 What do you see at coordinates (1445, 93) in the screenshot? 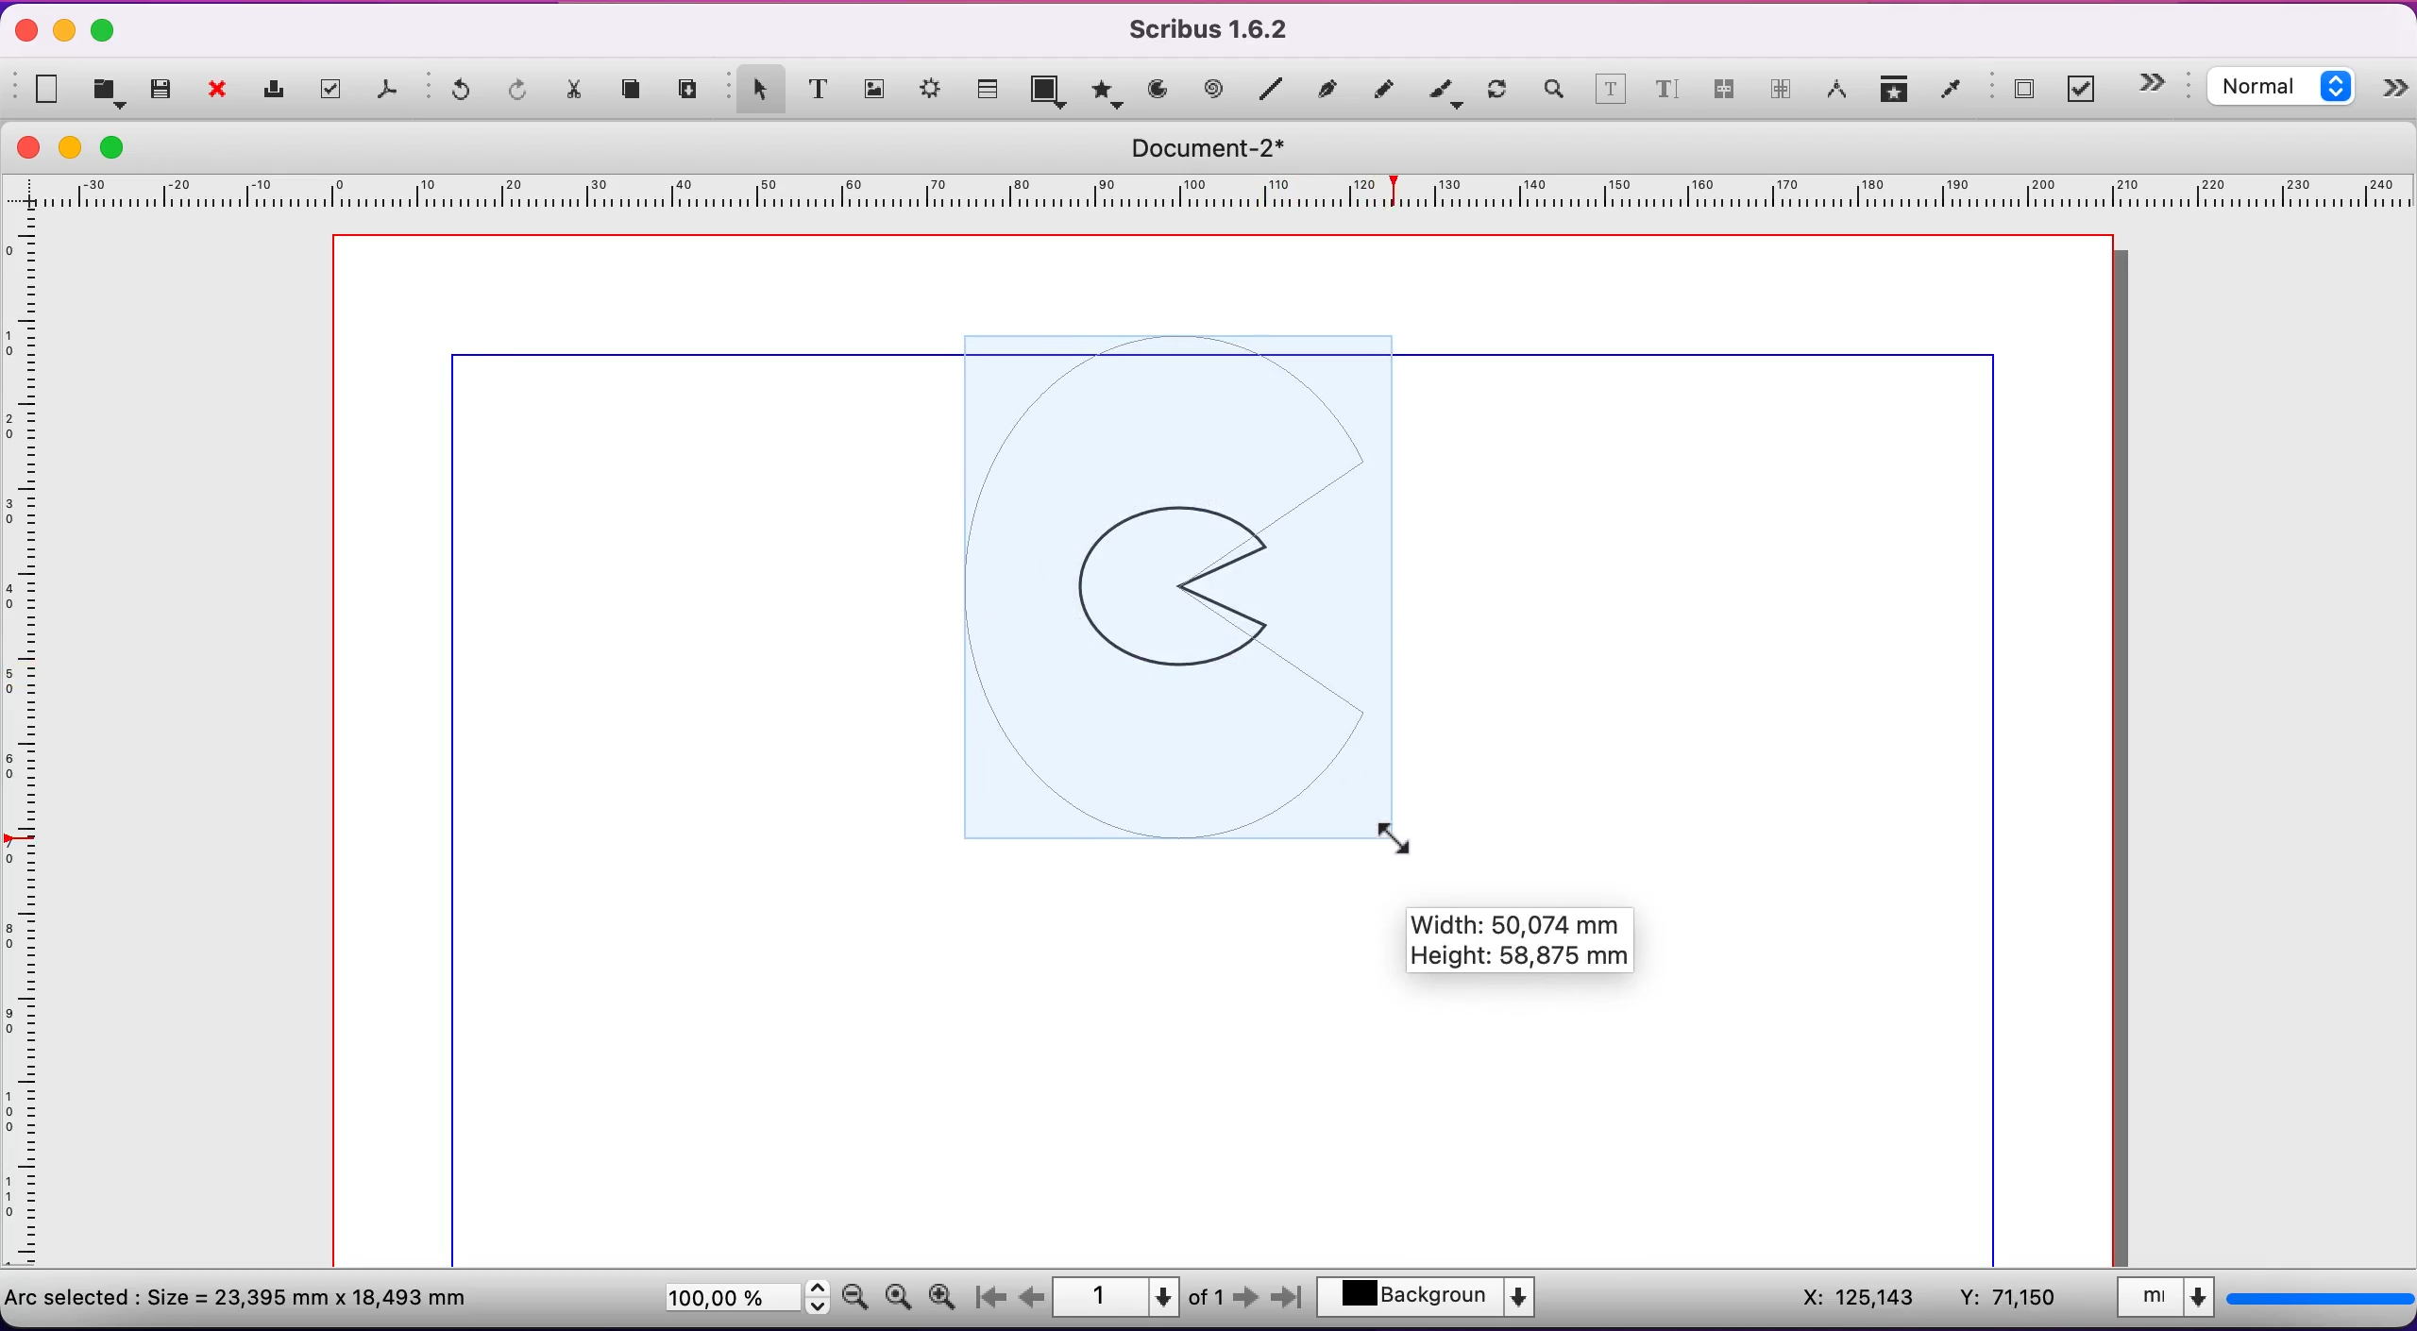
I see `calligraphic line` at bounding box center [1445, 93].